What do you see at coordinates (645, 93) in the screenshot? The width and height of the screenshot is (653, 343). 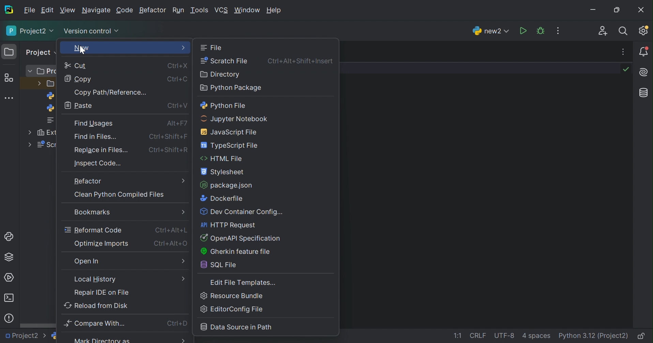 I see `Database` at bounding box center [645, 93].